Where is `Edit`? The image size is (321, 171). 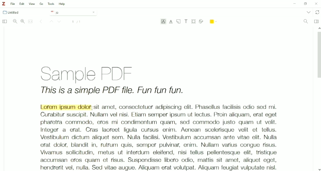
Edit is located at coordinates (22, 4).